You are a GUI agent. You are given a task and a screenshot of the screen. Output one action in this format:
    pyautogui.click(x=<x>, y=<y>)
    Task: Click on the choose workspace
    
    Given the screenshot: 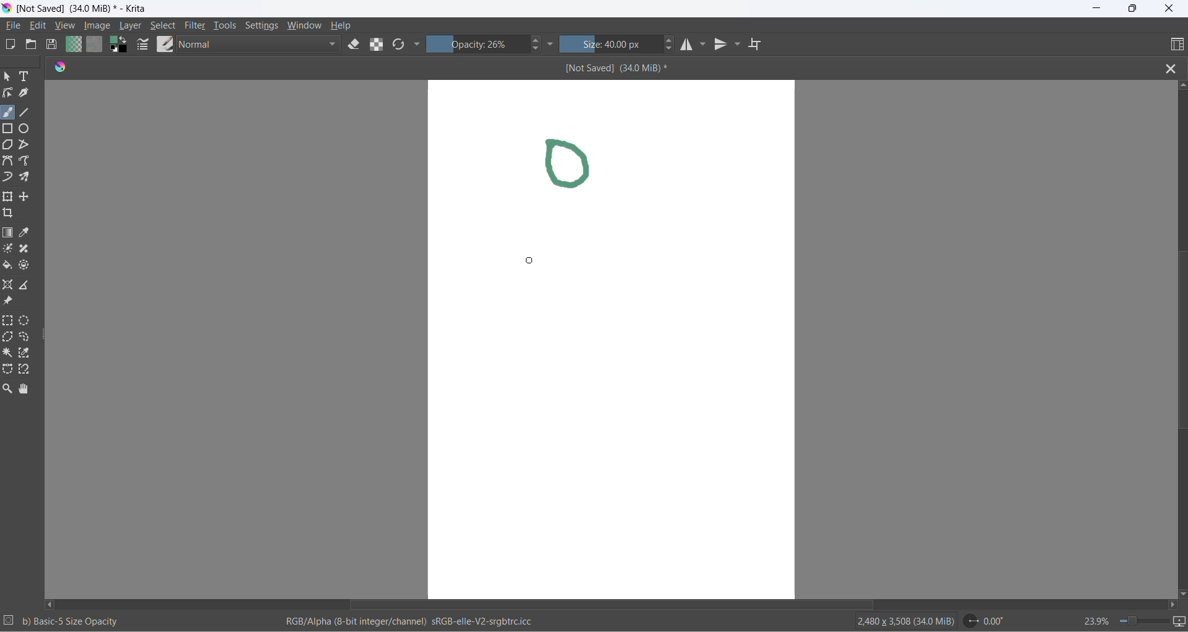 What is the action you would take?
    pyautogui.click(x=1171, y=44)
    